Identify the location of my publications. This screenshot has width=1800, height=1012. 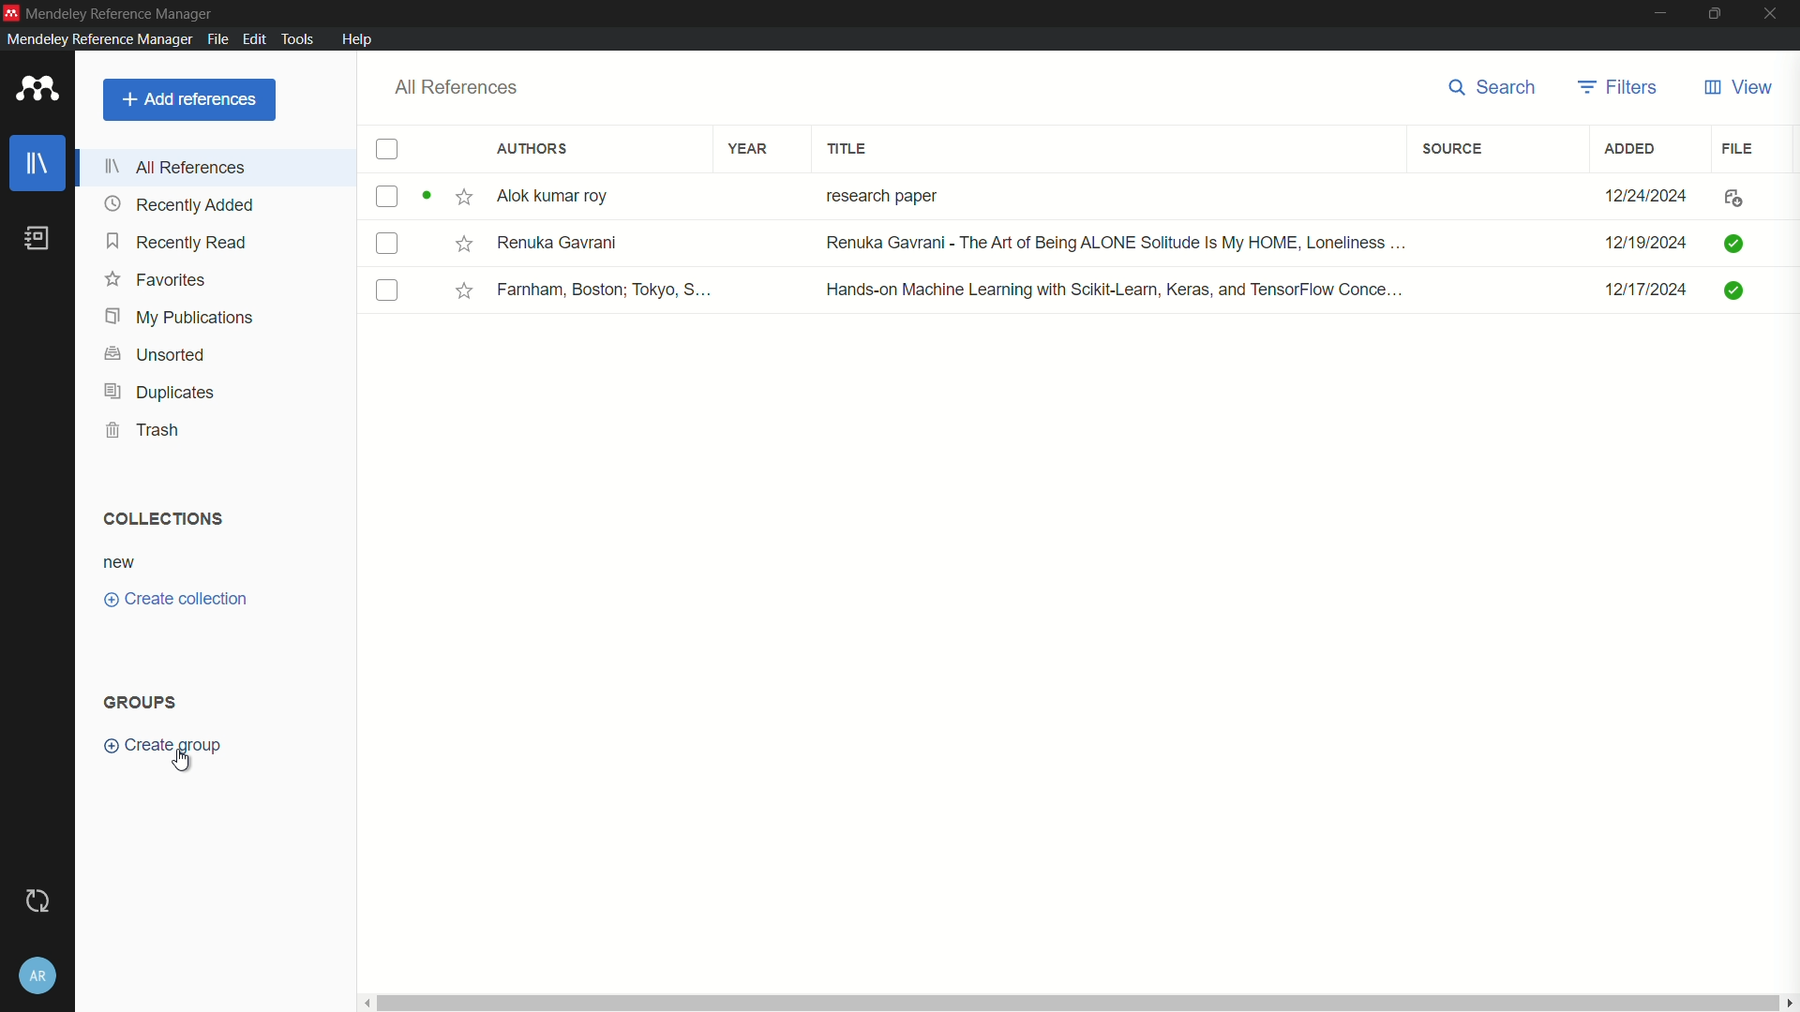
(181, 317).